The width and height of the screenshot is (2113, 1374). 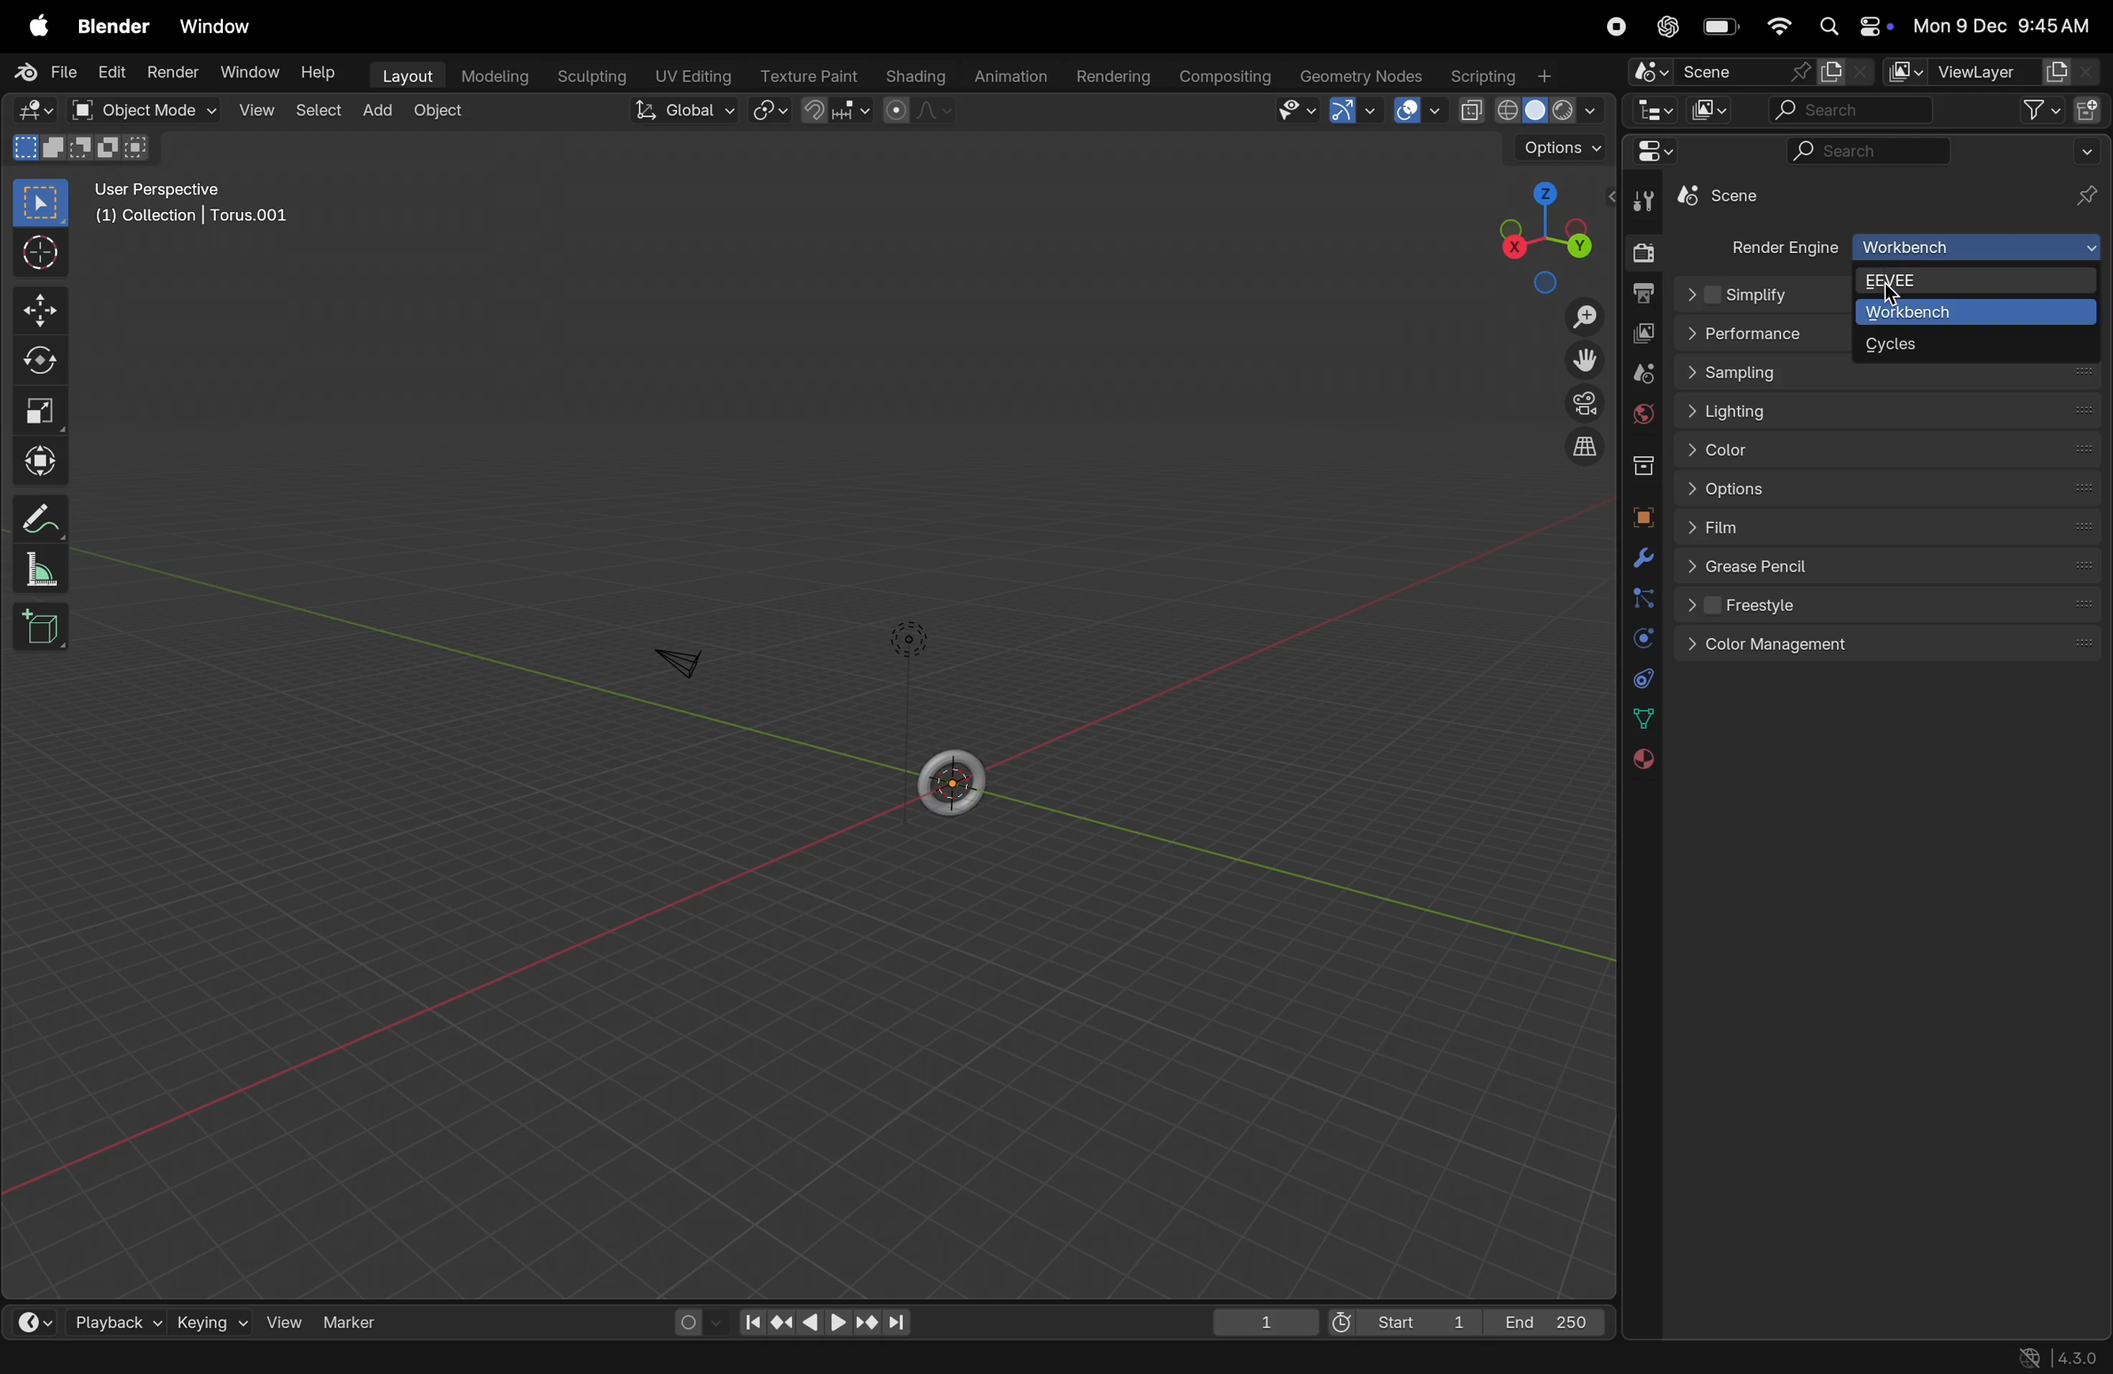 I want to click on Rotate, so click(x=45, y=361).